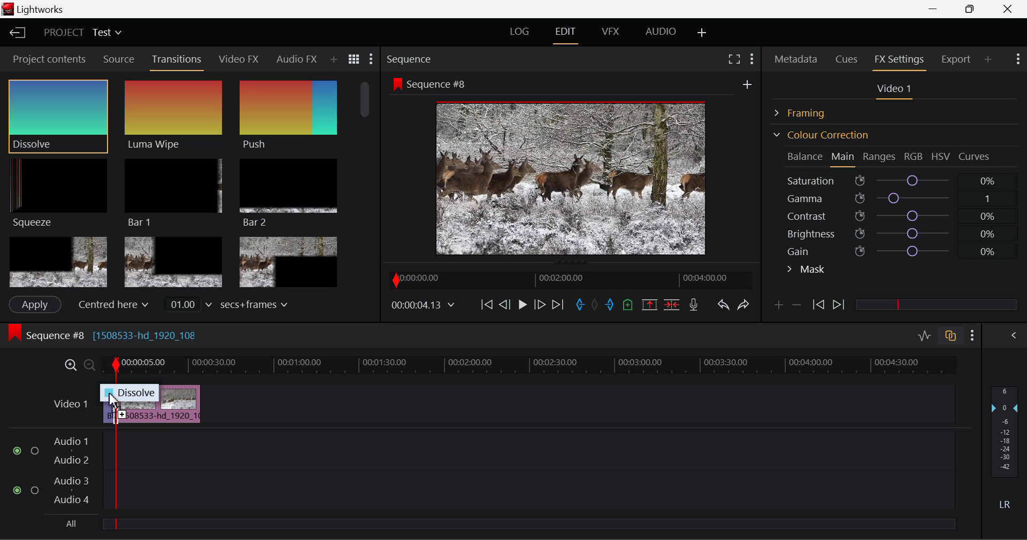  What do you see at coordinates (174, 263) in the screenshot?
I see `Box 2` at bounding box center [174, 263].